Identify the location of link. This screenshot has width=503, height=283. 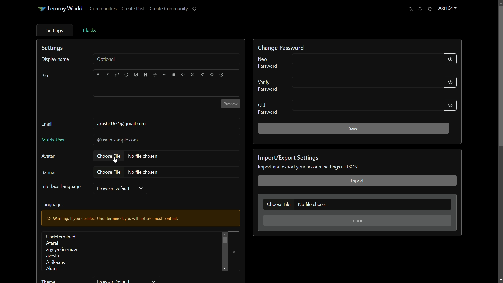
(117, 75).